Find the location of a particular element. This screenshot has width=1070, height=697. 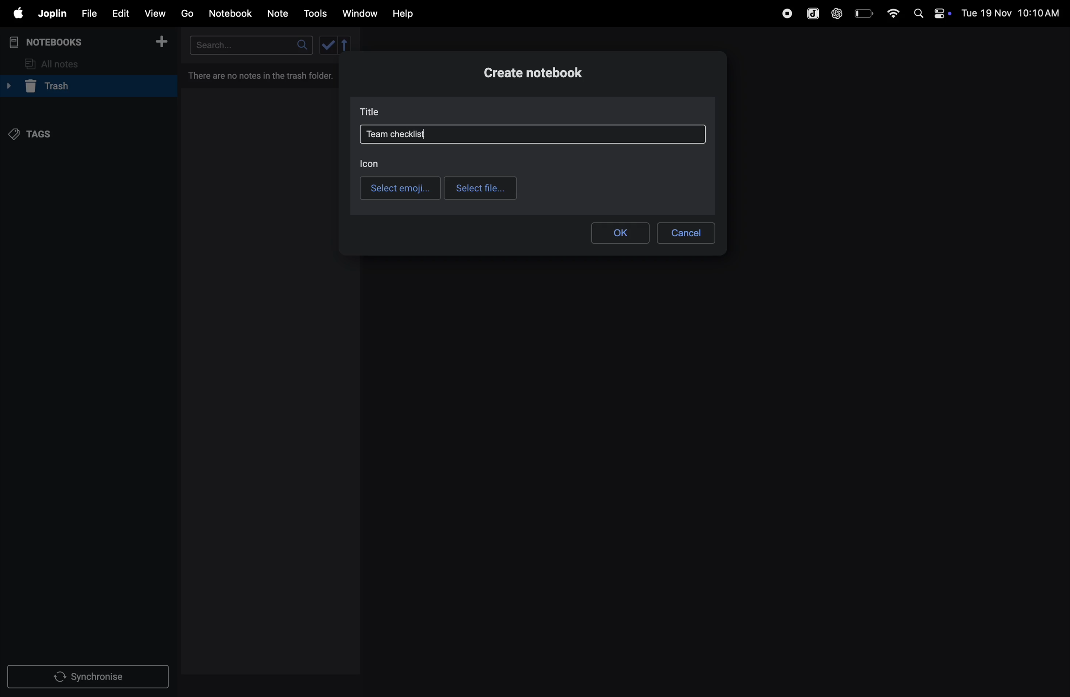

notebooks is located at coordinates (51, 41).